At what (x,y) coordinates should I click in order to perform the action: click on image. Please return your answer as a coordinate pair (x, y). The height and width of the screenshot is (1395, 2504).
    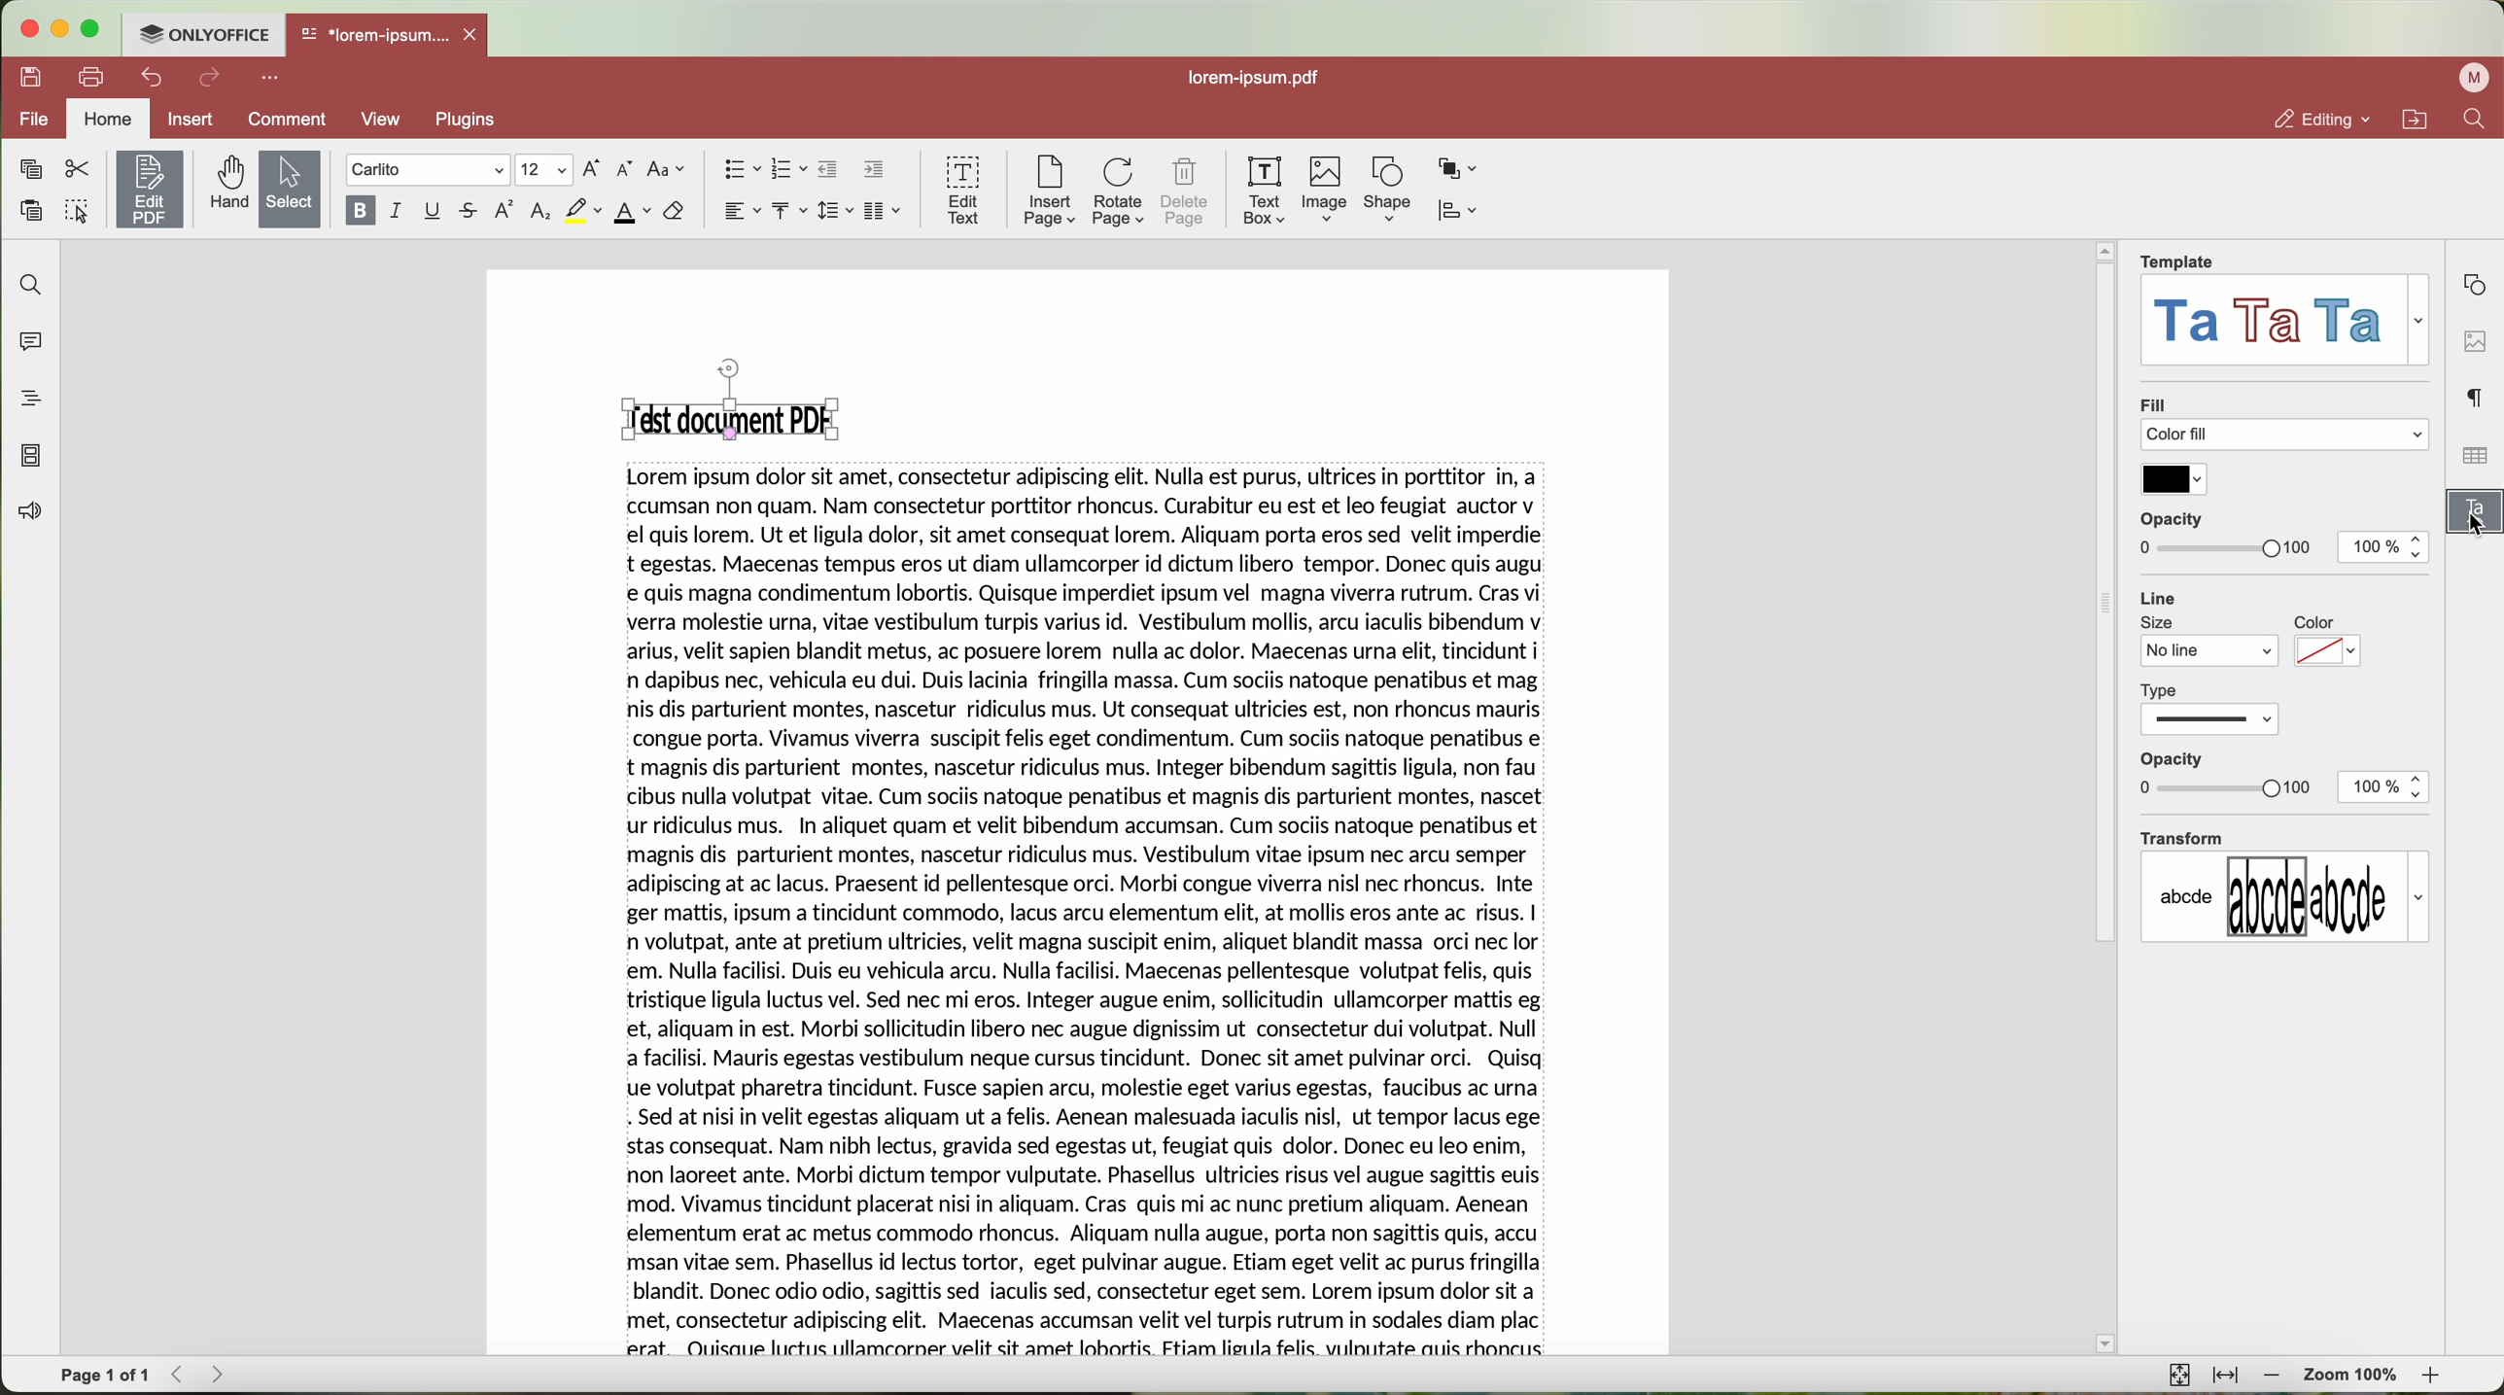
    Looking at the image, I should click on (1327, 191).